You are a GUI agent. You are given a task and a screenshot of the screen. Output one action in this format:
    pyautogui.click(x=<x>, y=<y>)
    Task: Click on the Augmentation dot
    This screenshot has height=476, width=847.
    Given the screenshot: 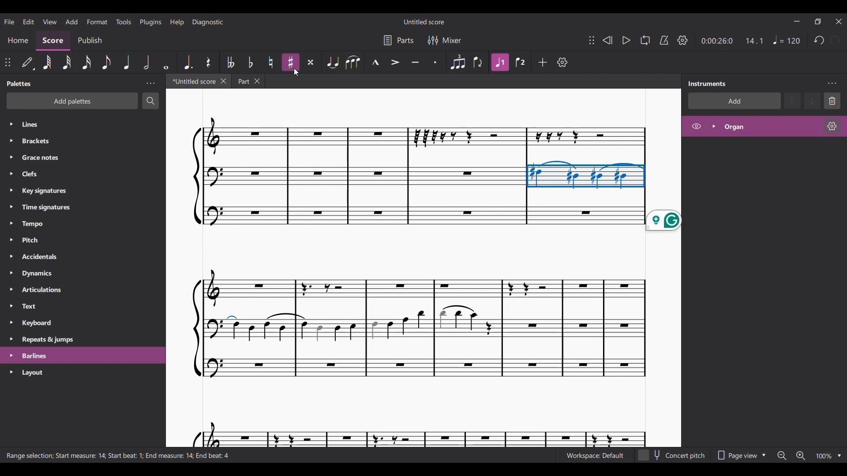 What is the action you would take?
    pyautogui.click(x=188, y=62)
    